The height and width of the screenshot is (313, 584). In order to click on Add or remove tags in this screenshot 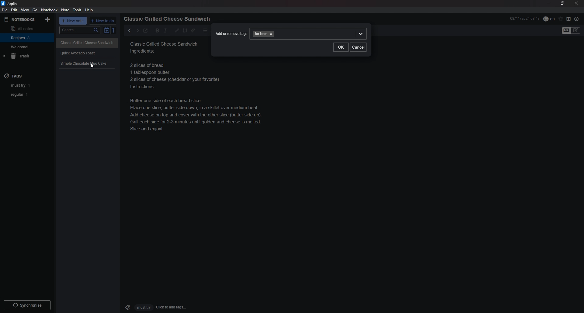, I will do `click(231, 33)`.